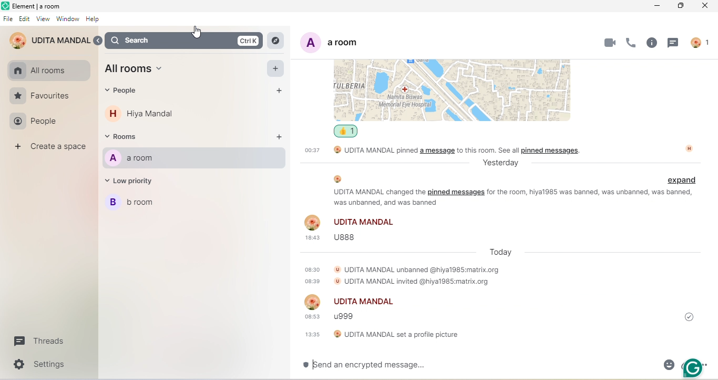 The image size is (718, 380). What do you see at coordinates (129, 91) in the screenshot?
I see `people` at bounding box center [129, 91].